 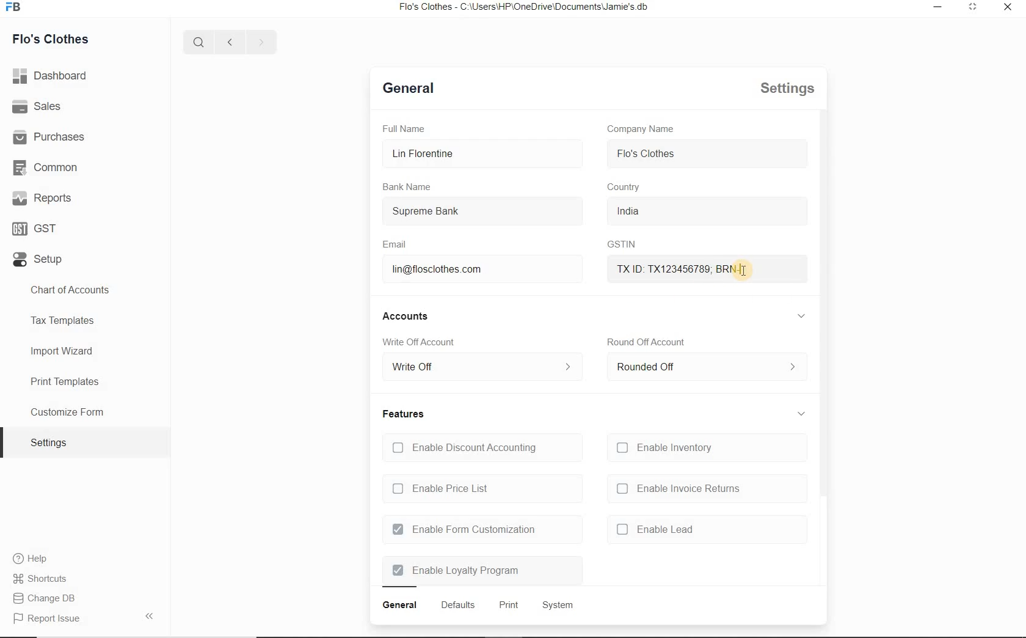 I want to click on Tax Templates, so click(x=64, y=321).